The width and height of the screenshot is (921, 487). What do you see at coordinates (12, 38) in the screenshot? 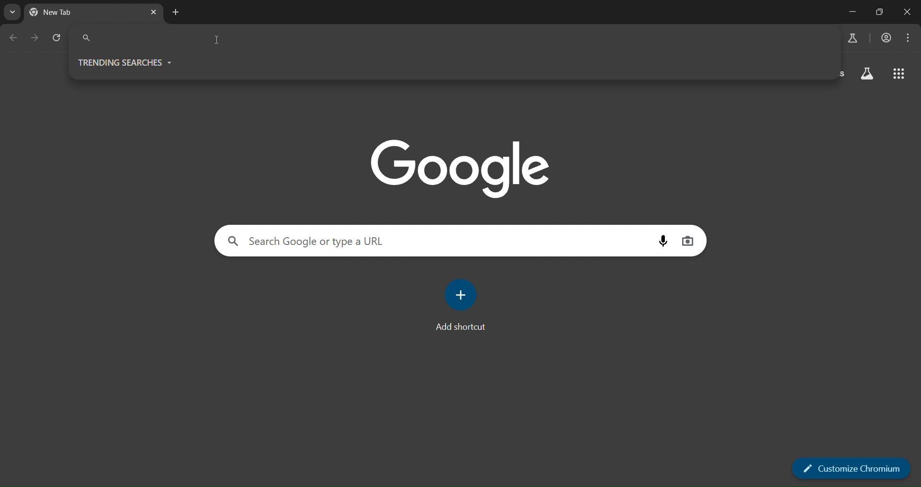
I see `go back one page` at bounding box center [12, 38].